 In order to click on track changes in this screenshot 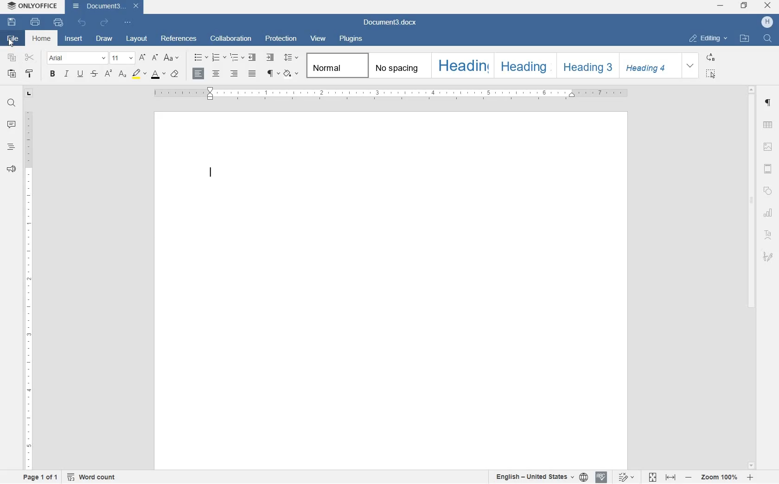, I will do `click(626, 477)`.